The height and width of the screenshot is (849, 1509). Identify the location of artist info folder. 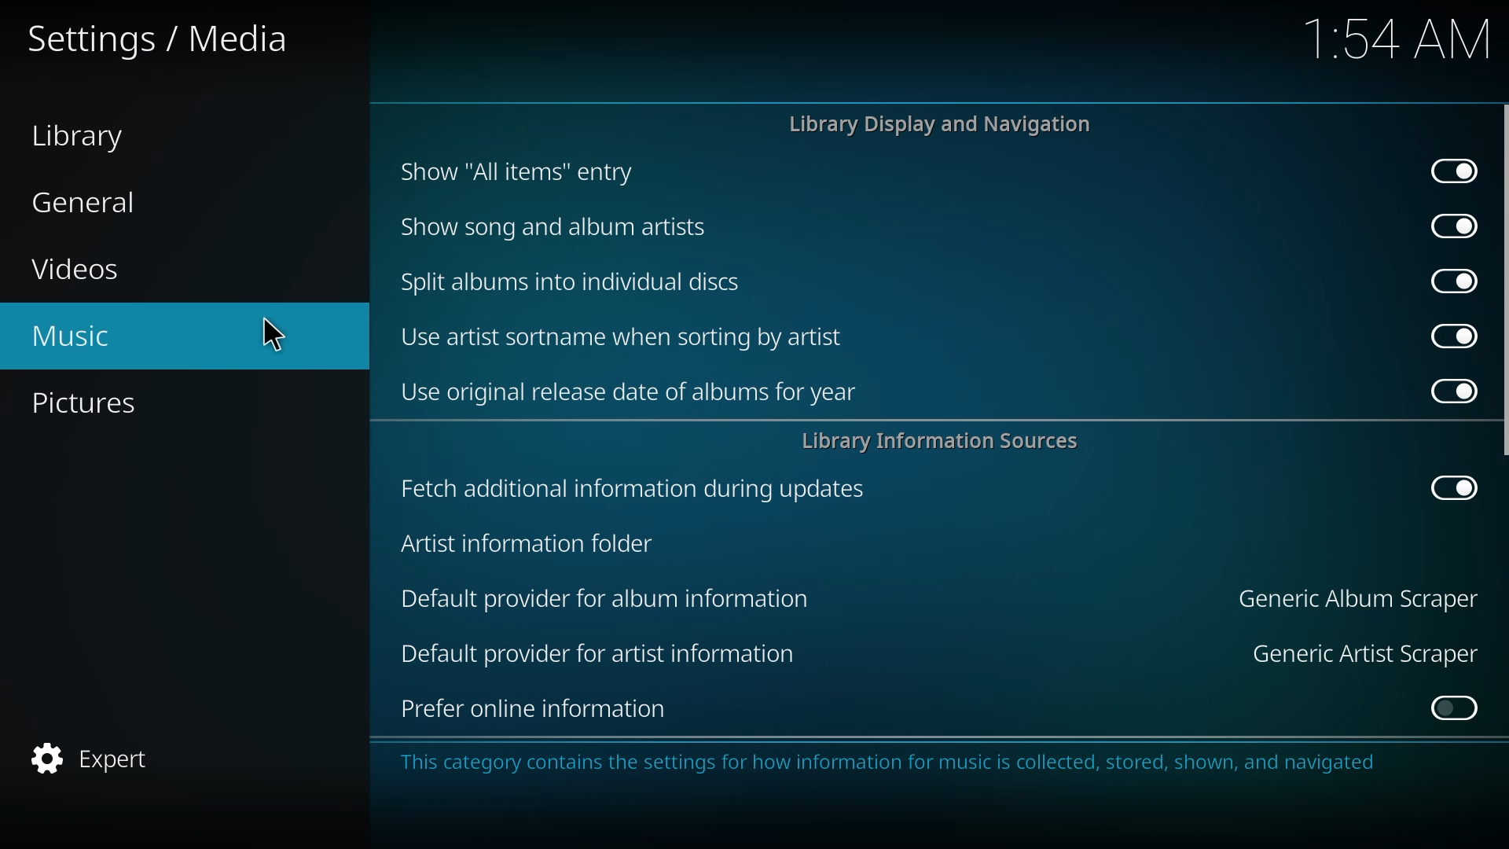
(535, 545).